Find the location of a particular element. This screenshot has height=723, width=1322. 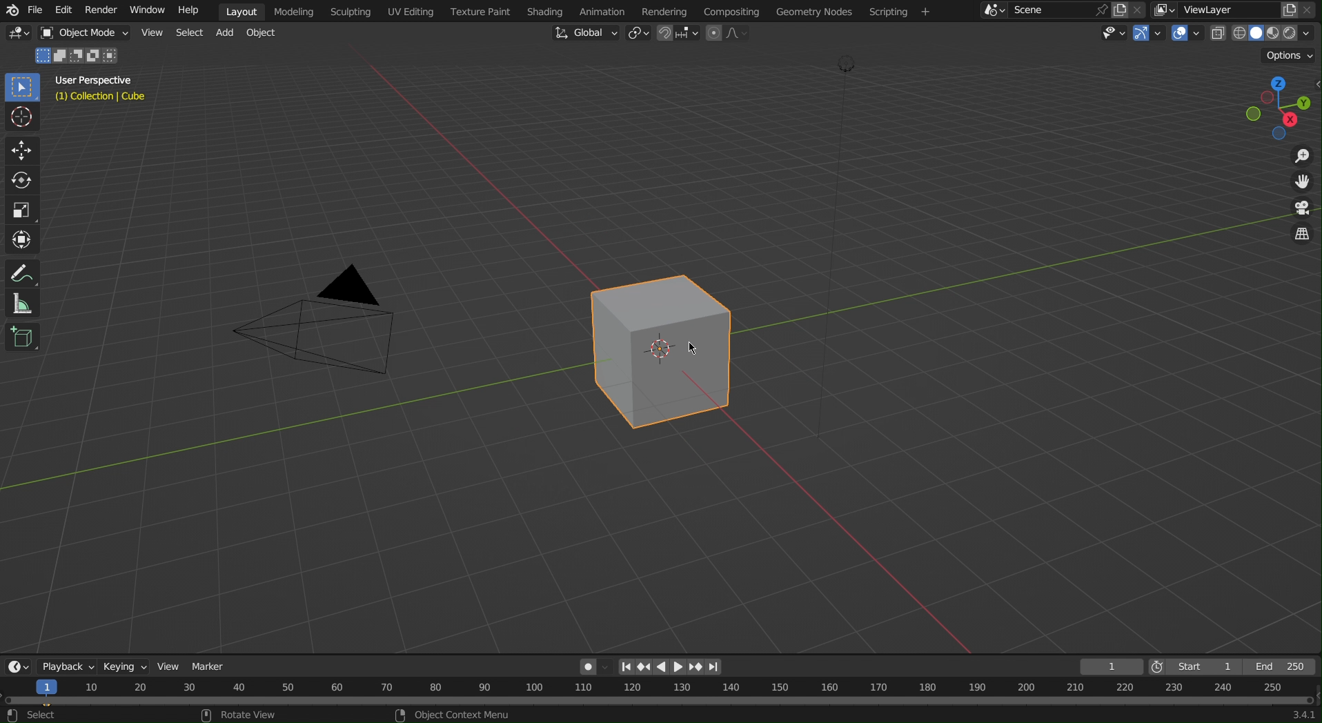

Show Gizmo is located at coordinates (1150, 35).